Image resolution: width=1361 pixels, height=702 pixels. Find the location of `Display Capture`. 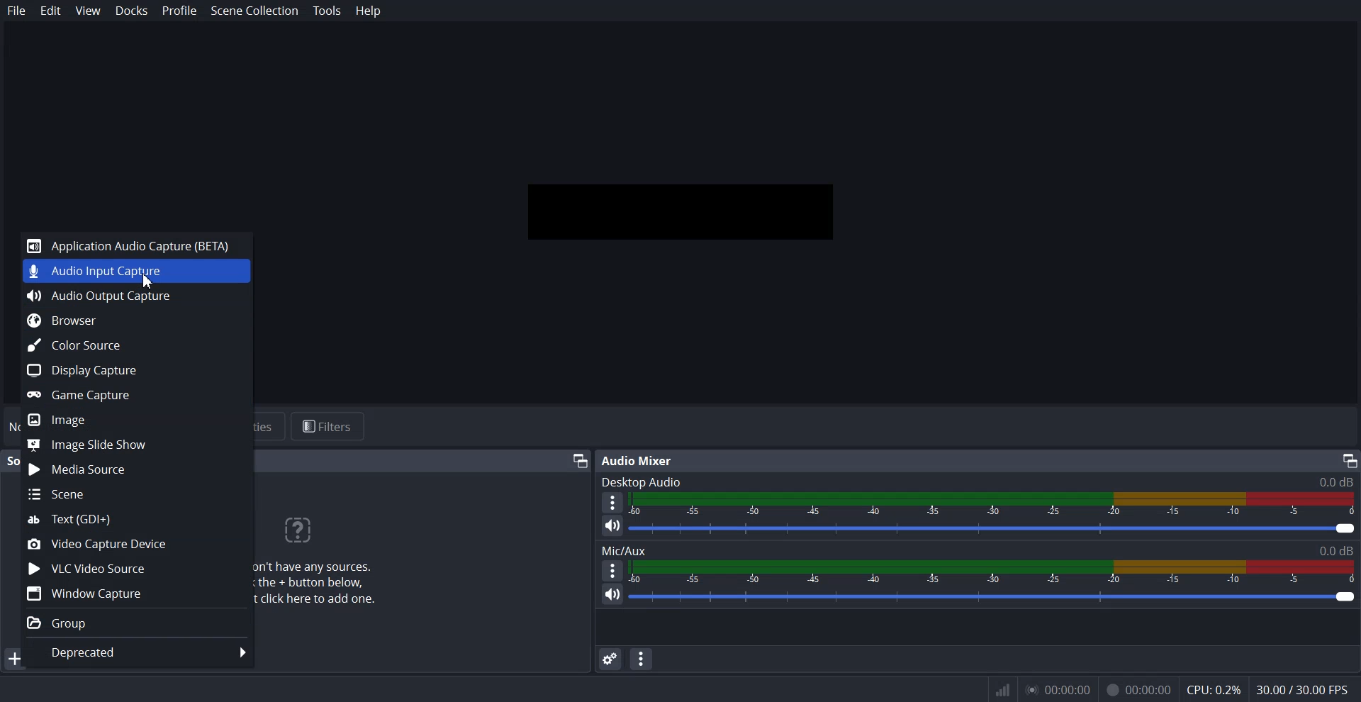

Display Capture is located at coordinates (136, 371).